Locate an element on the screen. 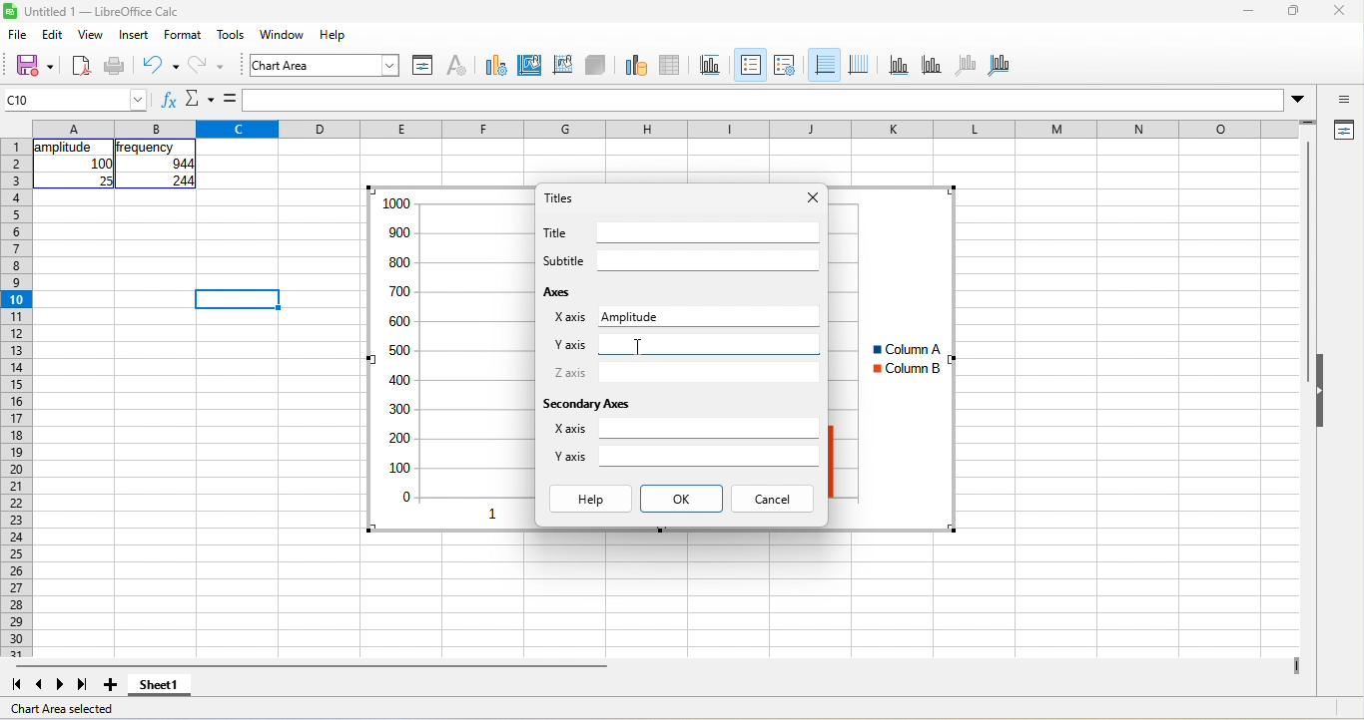  help is located at coordinates (591, 499).